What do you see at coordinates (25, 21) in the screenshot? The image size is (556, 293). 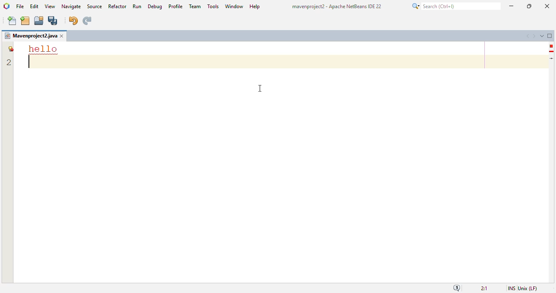 I see `new project` at bounding box center [25, 21].